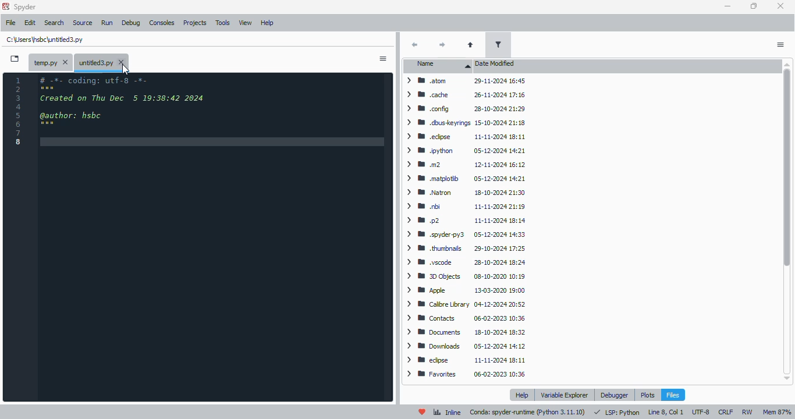  What do you see at coordinates (223, 23) in the screenshot?
I see `tools` at bounding box center [223, 23].